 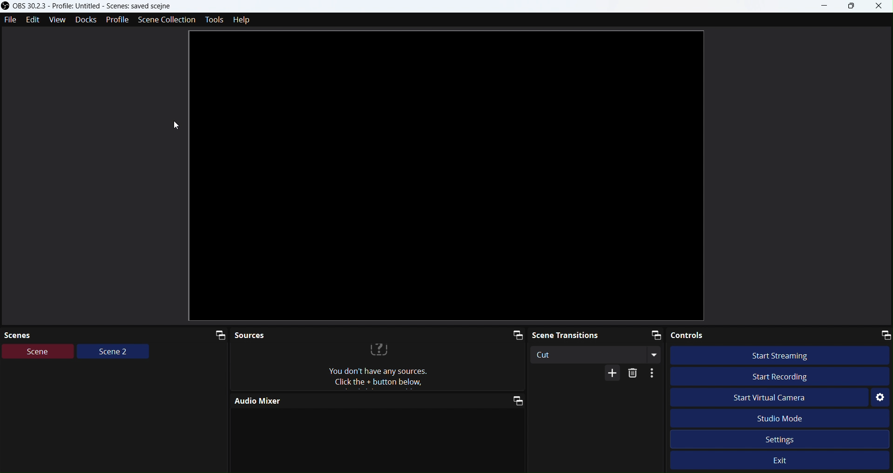 What do you see at coordinates (167, 20) in the screenshot?
I see `Scenecollection` at bounding box center [167, 20].